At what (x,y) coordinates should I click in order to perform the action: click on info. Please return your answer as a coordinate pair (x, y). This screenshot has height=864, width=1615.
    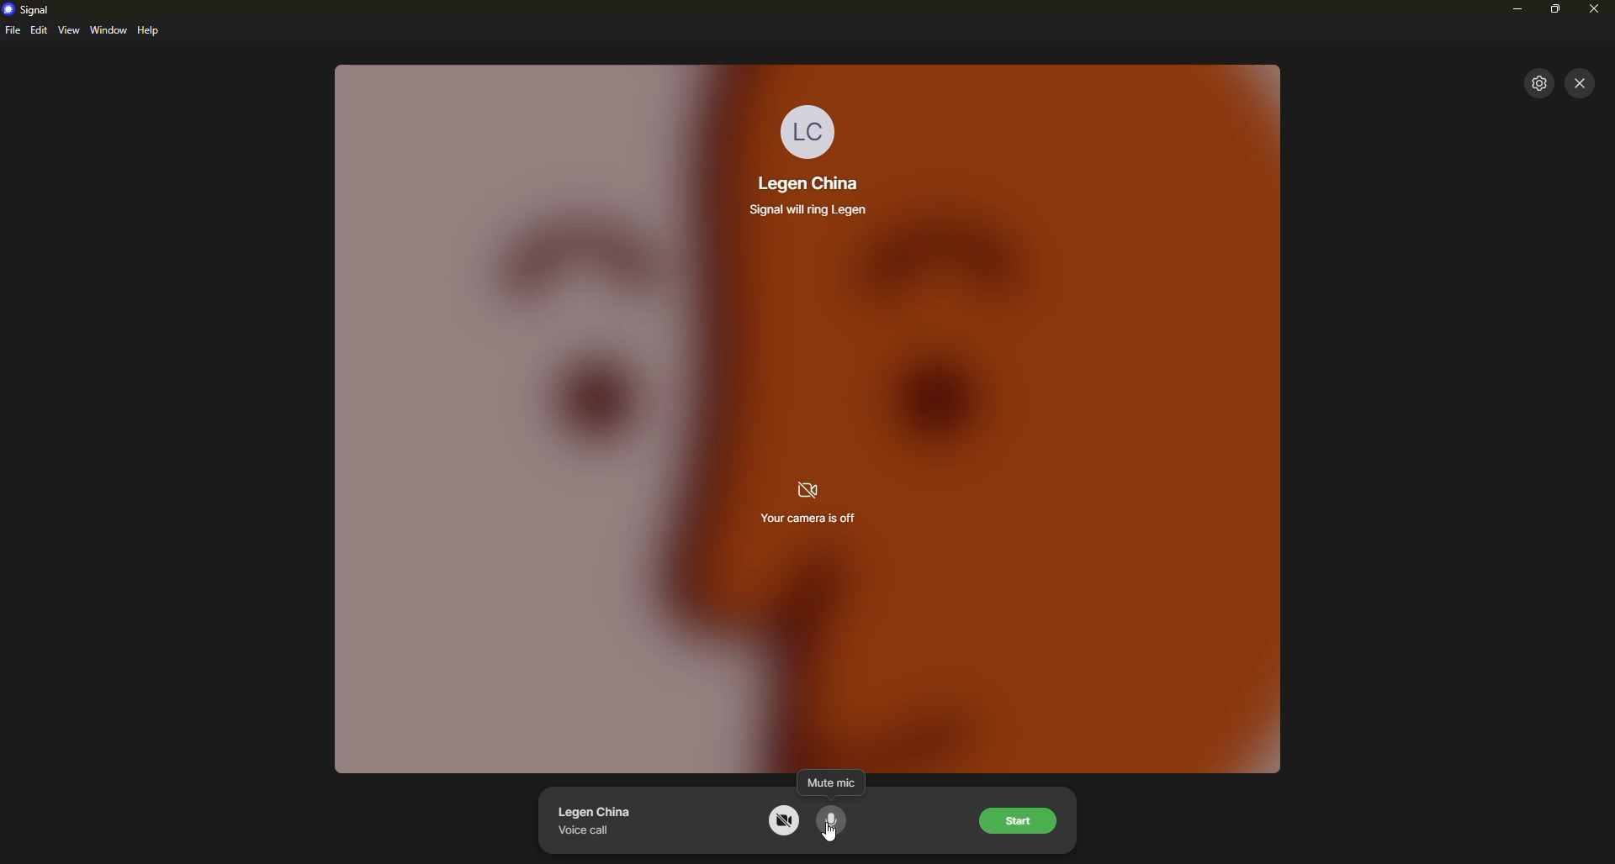
    Looking at the image, I should click on (813, 208).